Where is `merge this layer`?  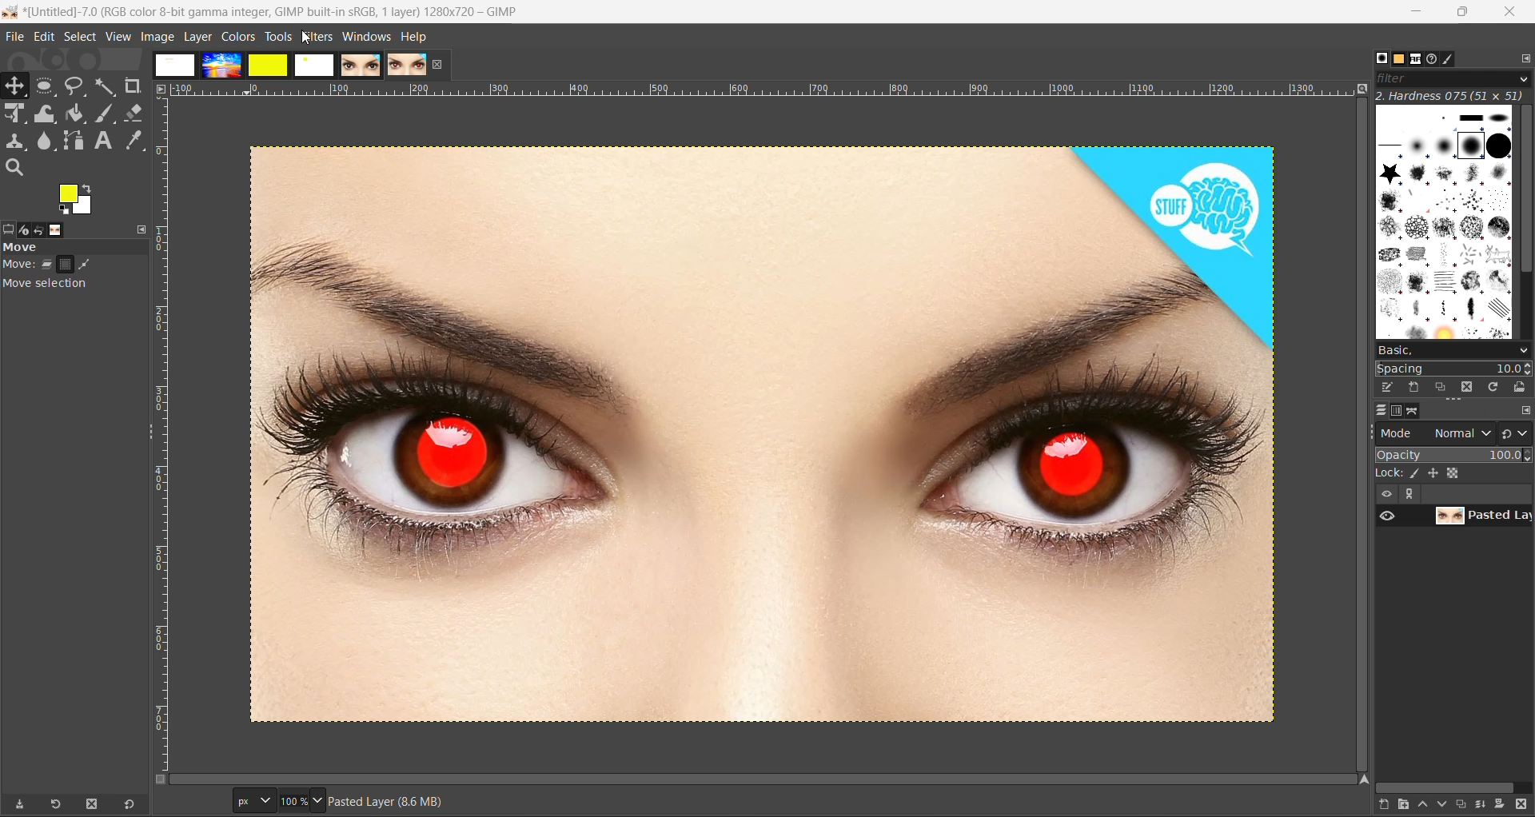 merge this layer is located at coordinates (1483, 805).